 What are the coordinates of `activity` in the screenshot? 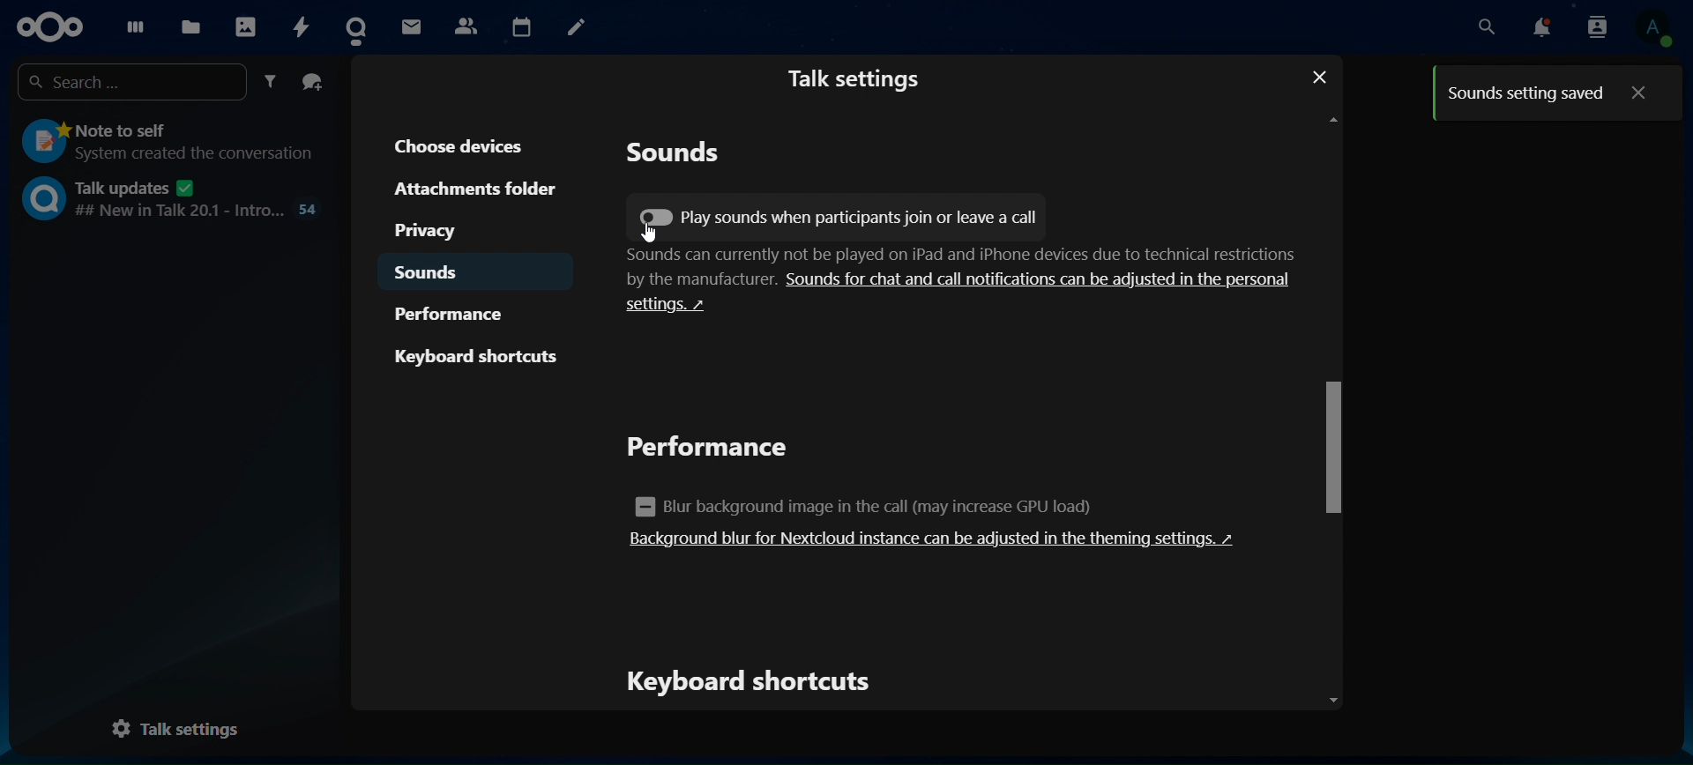 It's located at (302, 26).